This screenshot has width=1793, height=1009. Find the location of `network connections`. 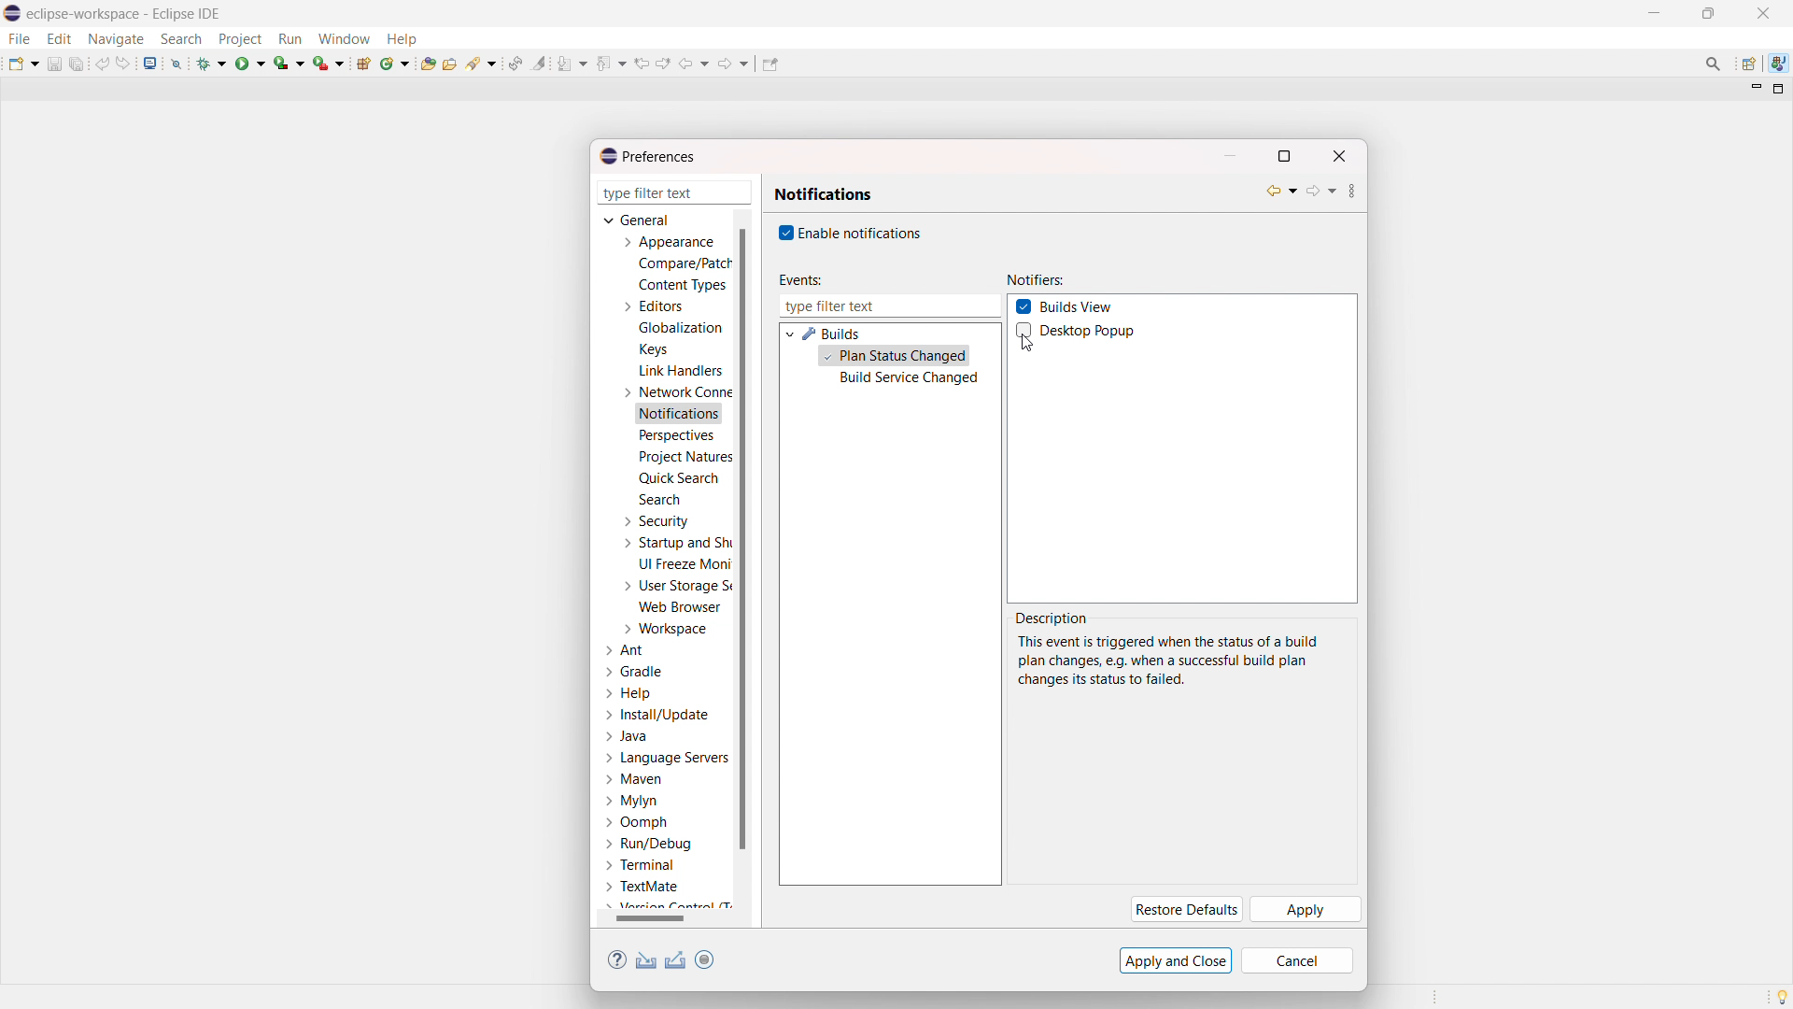

network connections is located at coordinates (674, 391).